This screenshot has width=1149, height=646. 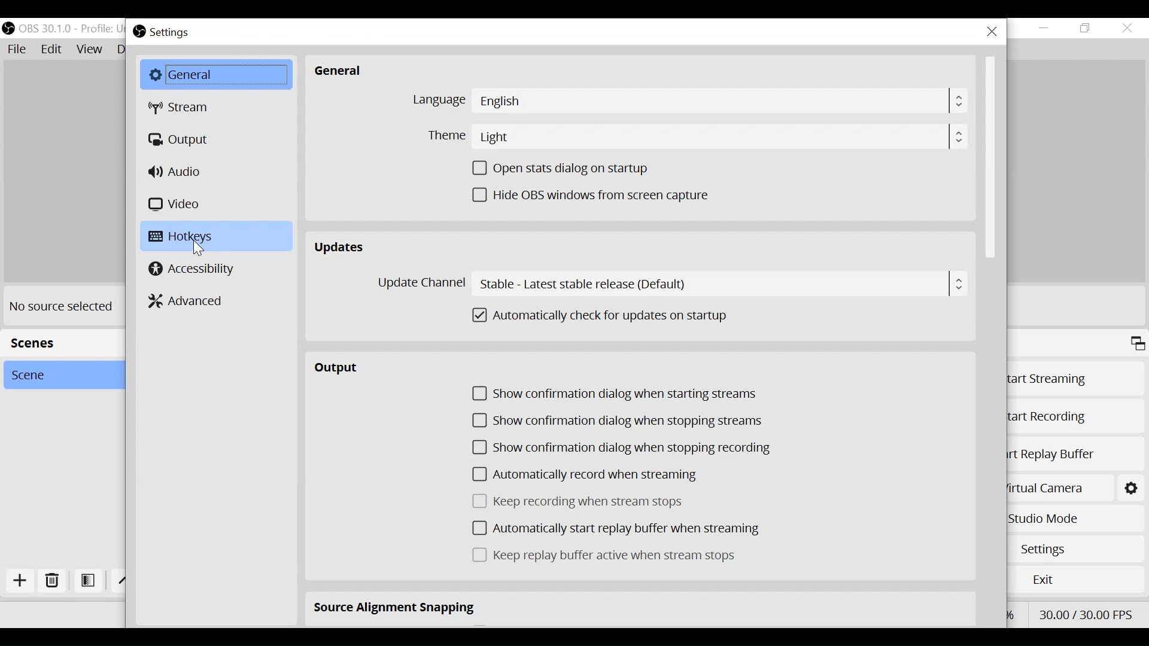 I want to click on Edit, so click(x=52, y=50).